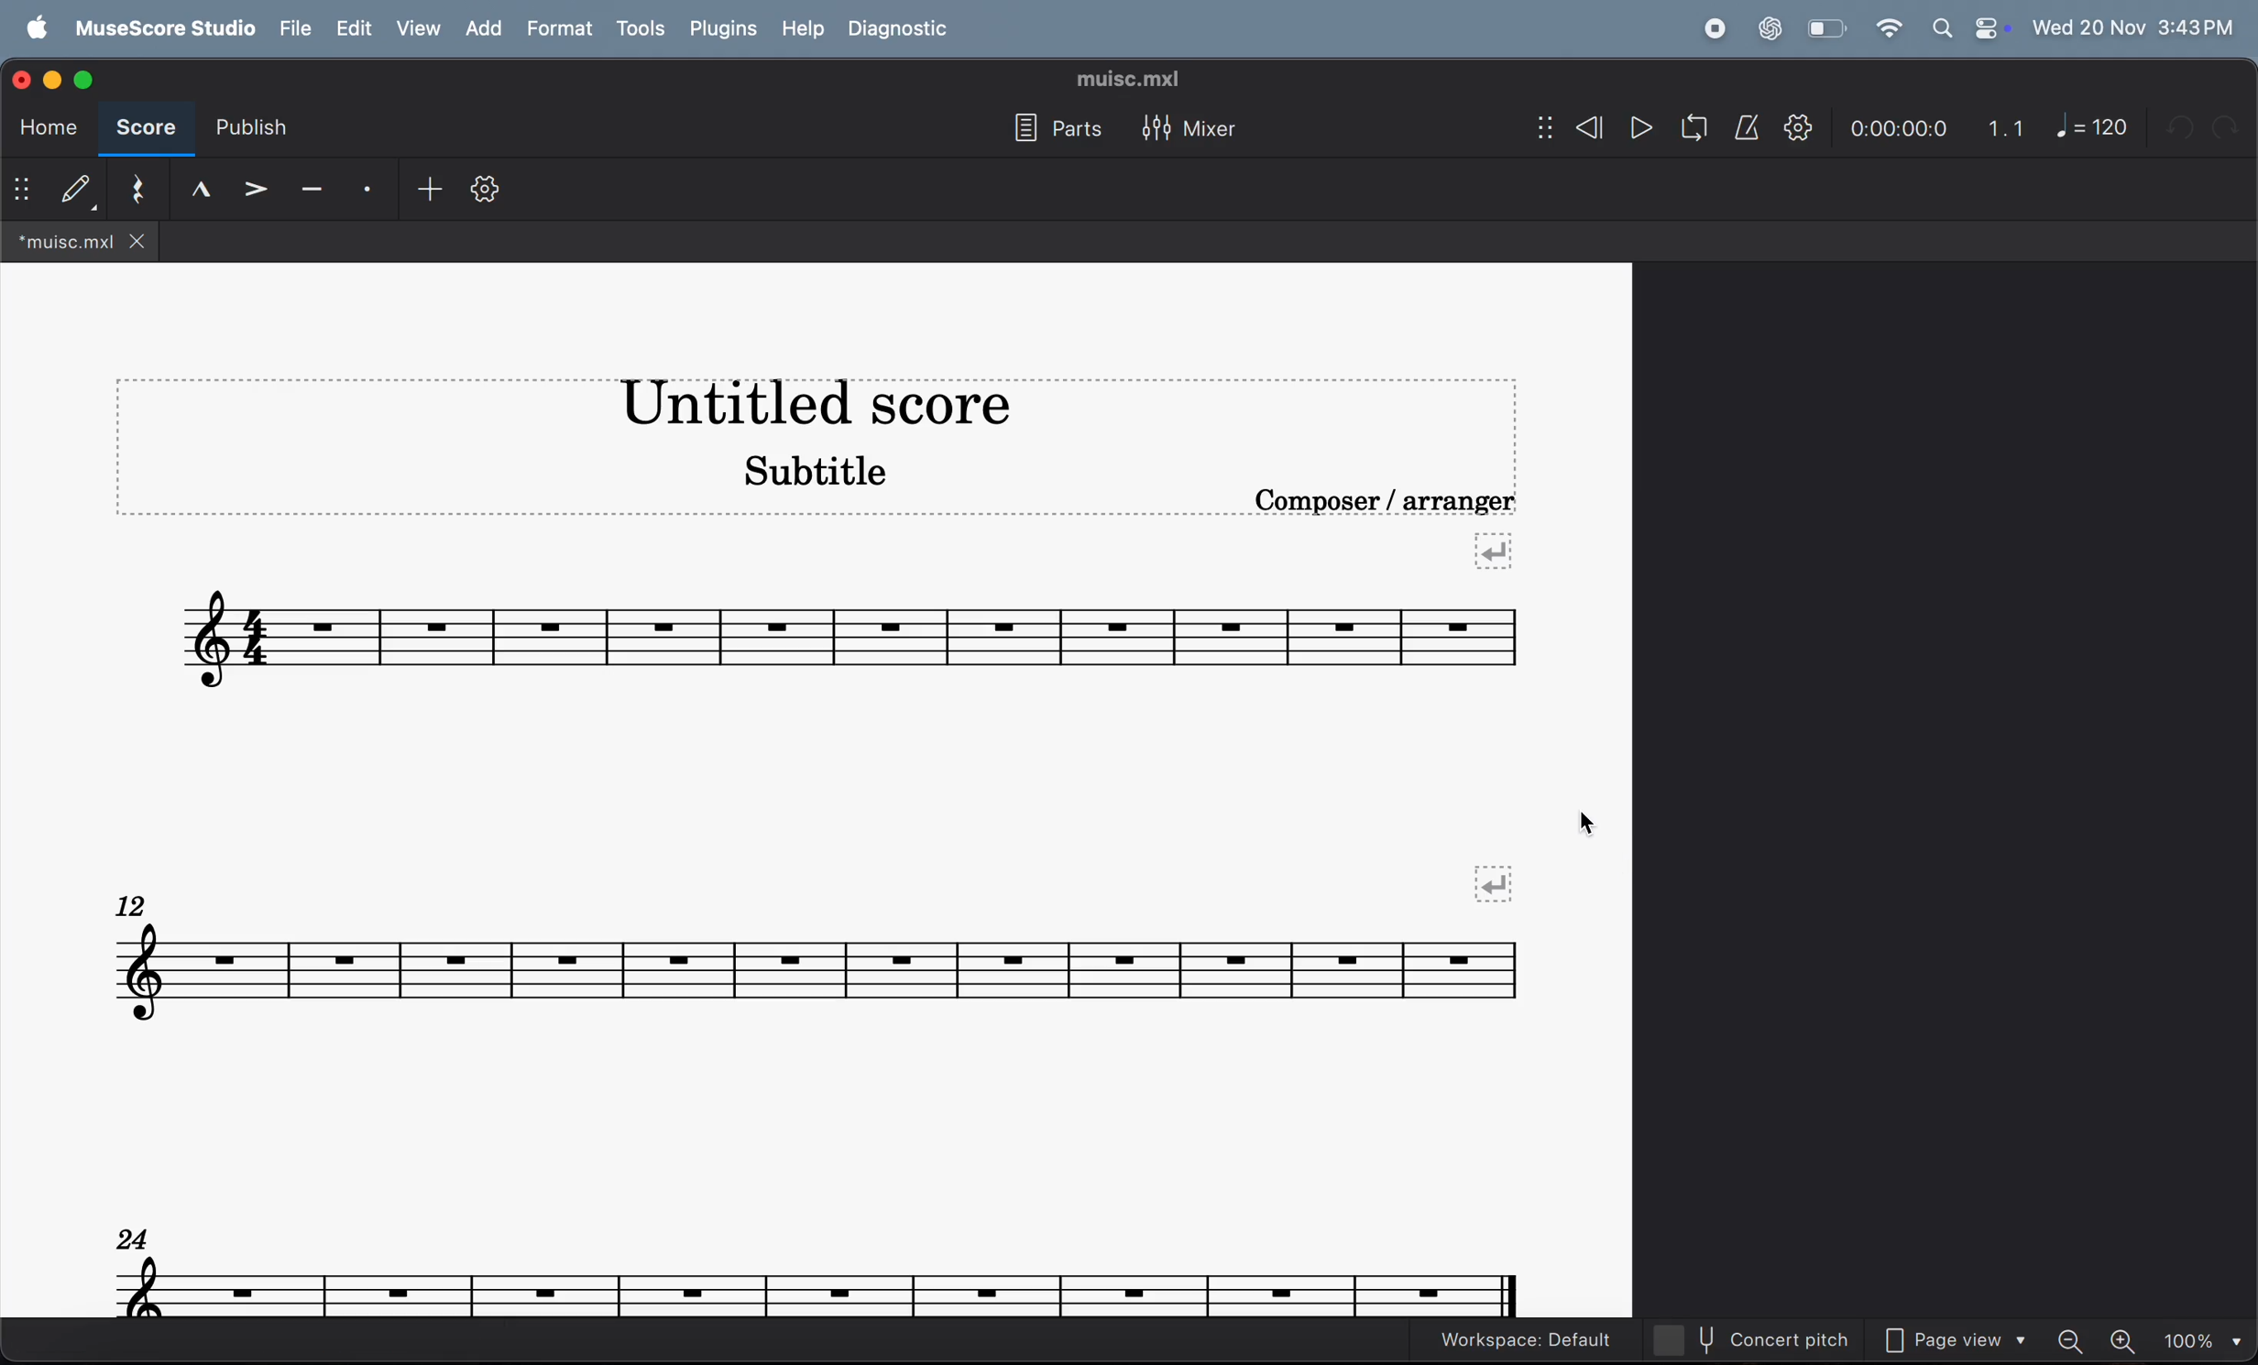 The height and width of the screenshot is (1365, 2258). What do you see at coordinates (49, 79) in the screenshot?
I see `minimize` at bounding box center [49, 79].